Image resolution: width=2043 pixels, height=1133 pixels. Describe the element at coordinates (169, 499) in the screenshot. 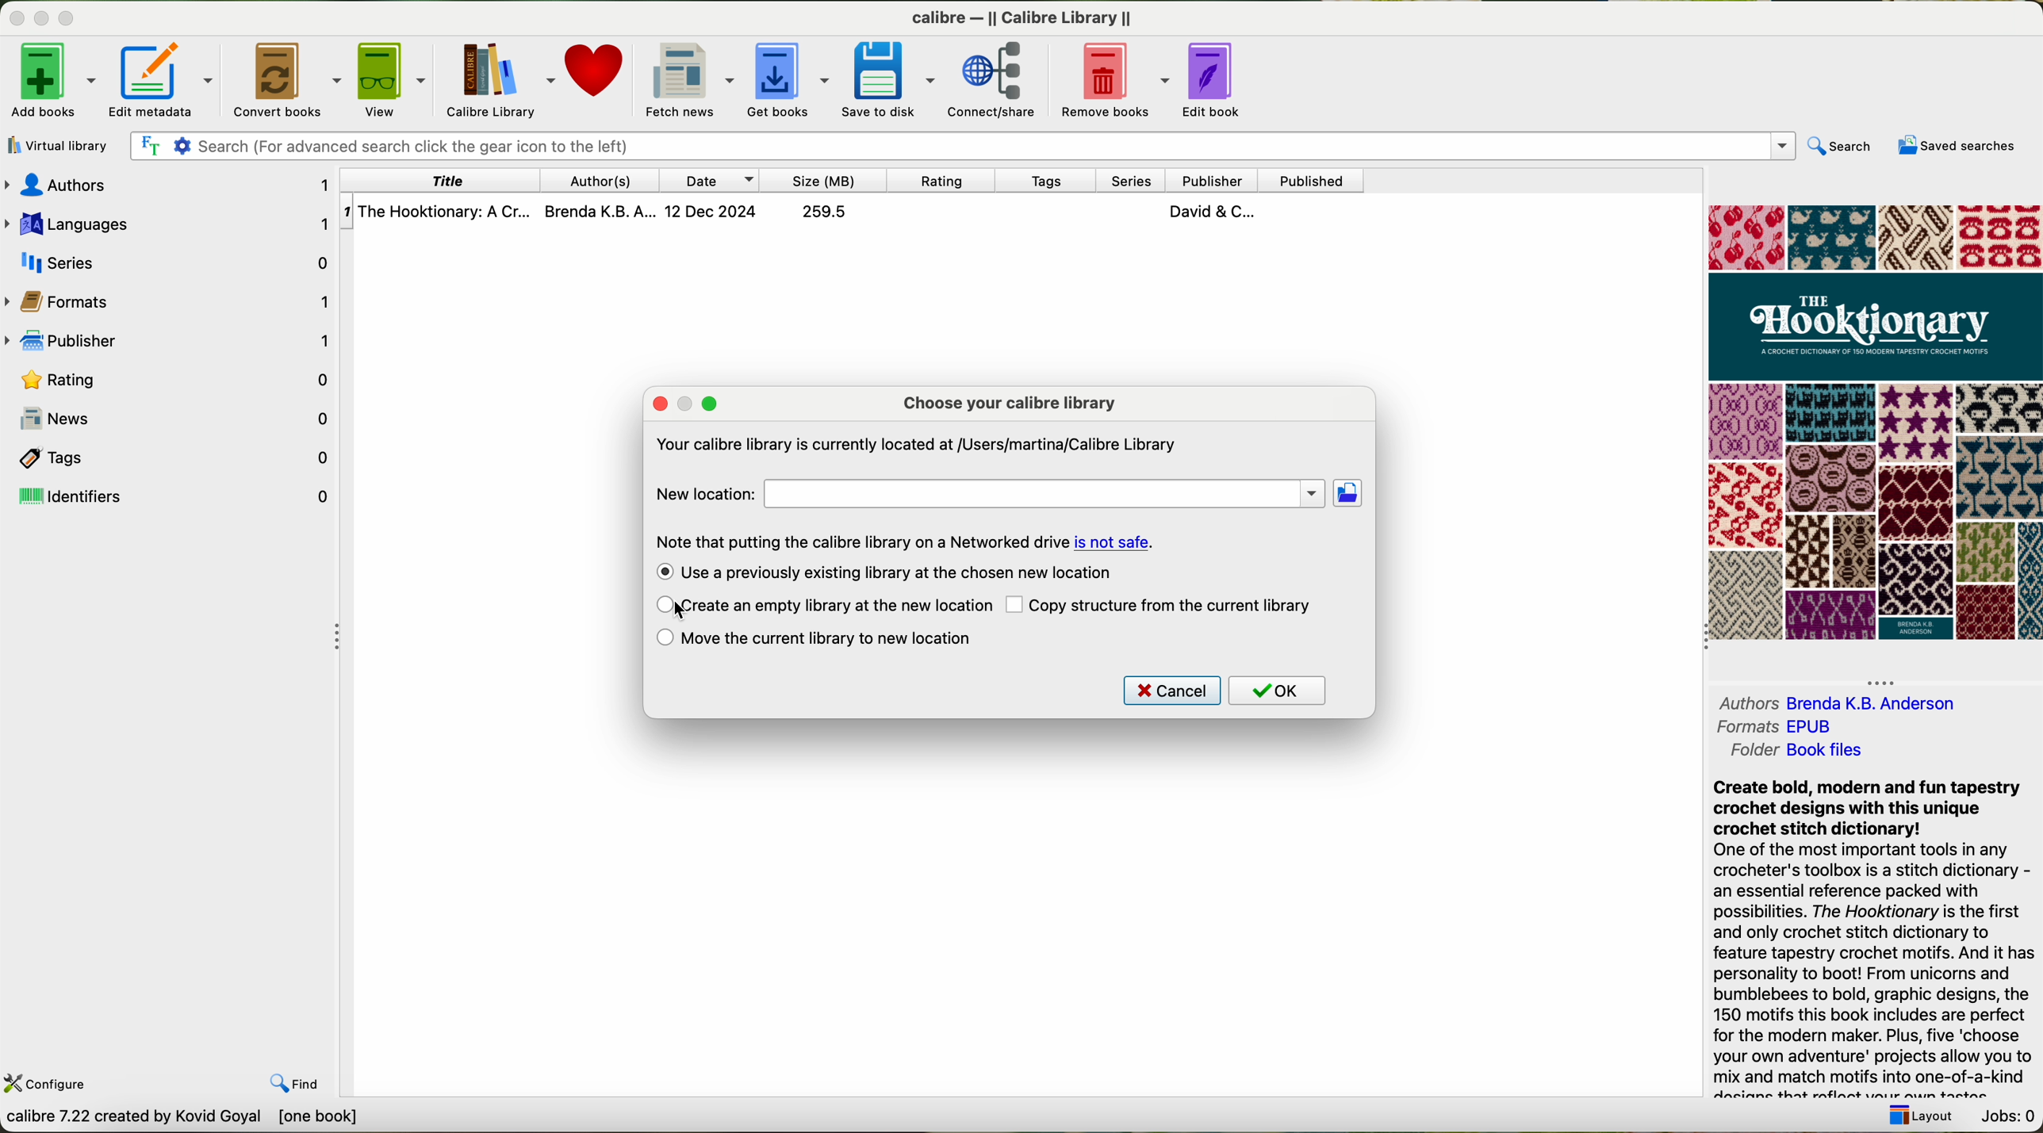

I see `identifiers` at that location.